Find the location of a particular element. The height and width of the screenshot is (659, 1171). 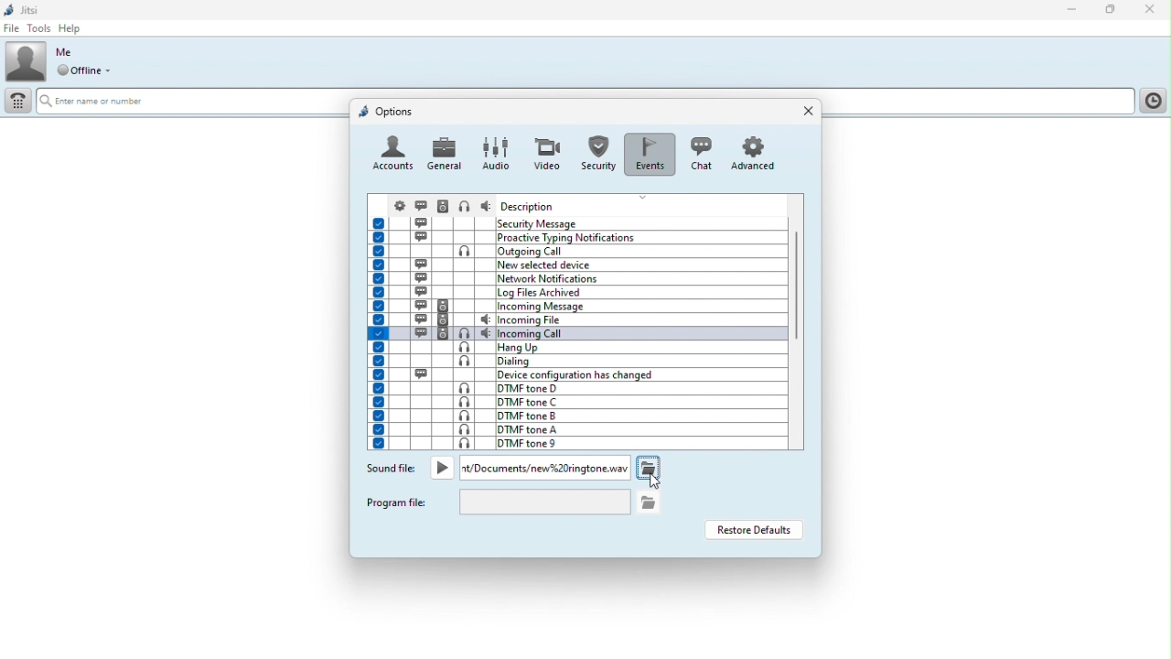

outgoing call is located at coordinates (575, 251).